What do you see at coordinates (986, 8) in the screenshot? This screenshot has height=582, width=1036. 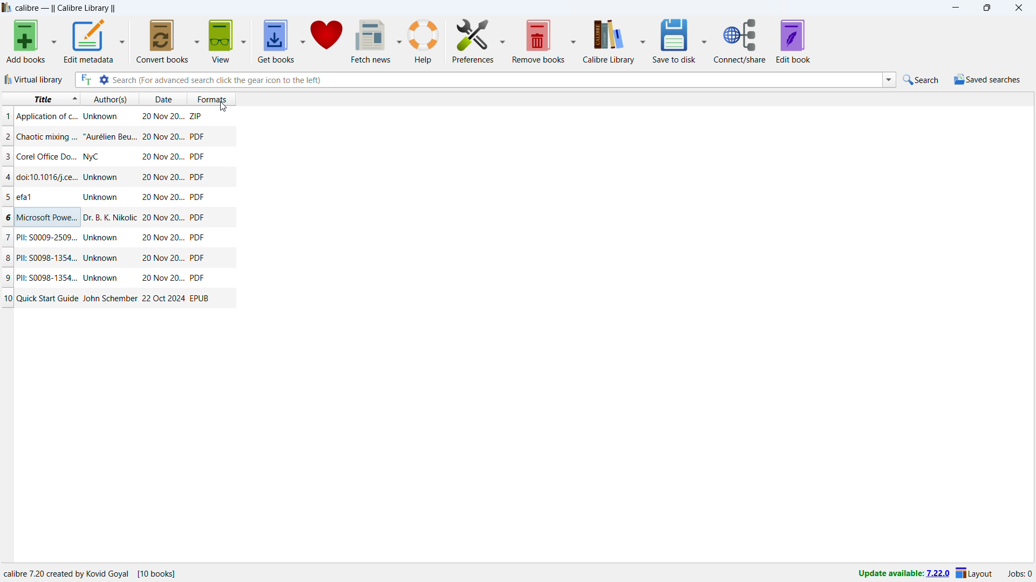 I see `maximize` at bounding box center [986, 8].